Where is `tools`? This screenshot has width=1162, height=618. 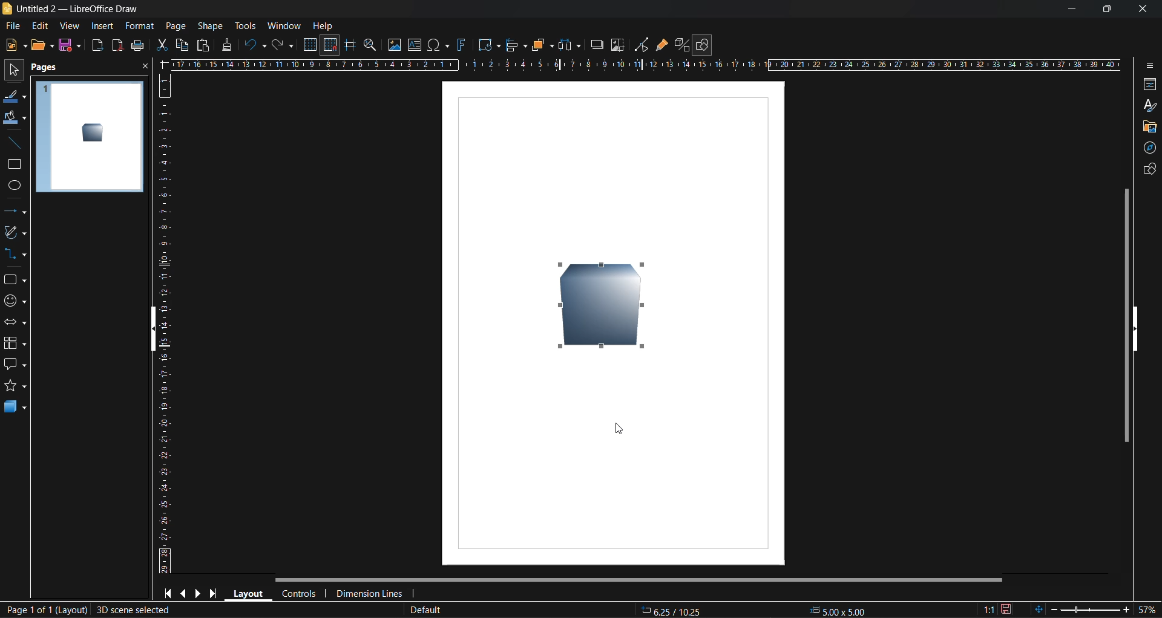
tools is located at coordinates (245, 25).